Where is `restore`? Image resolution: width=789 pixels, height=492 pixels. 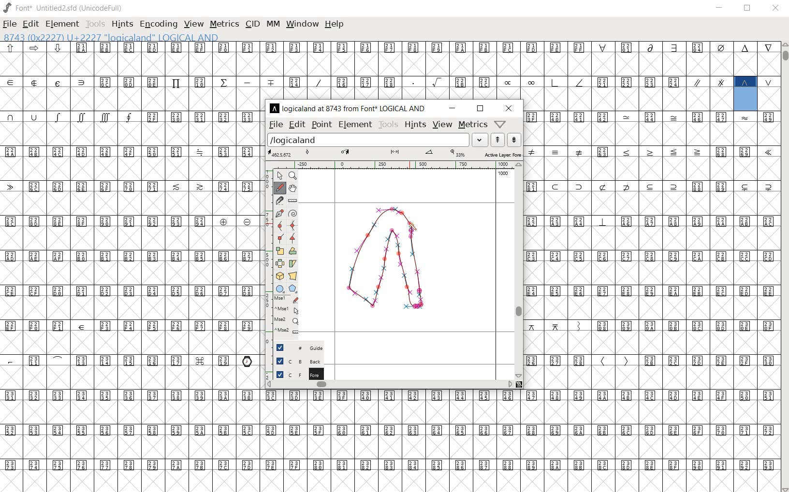 restore is located at coordinates (747, 8).